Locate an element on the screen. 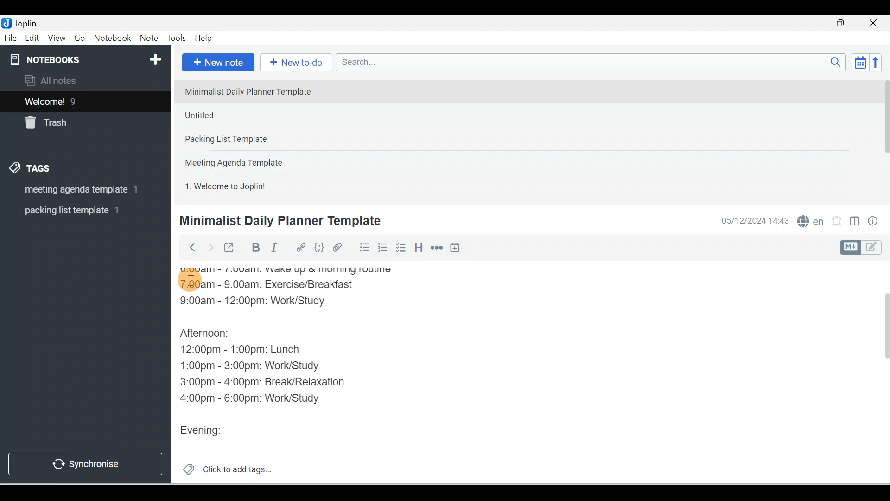 This screenshot has width=890, height=501. Go is located at coordinates (81, 39).